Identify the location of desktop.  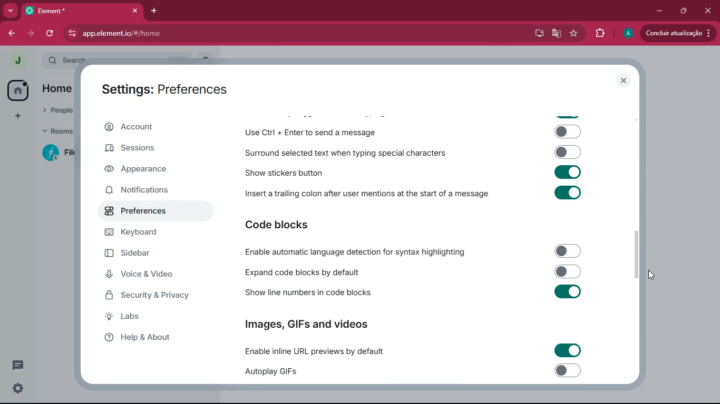
(536, 34).